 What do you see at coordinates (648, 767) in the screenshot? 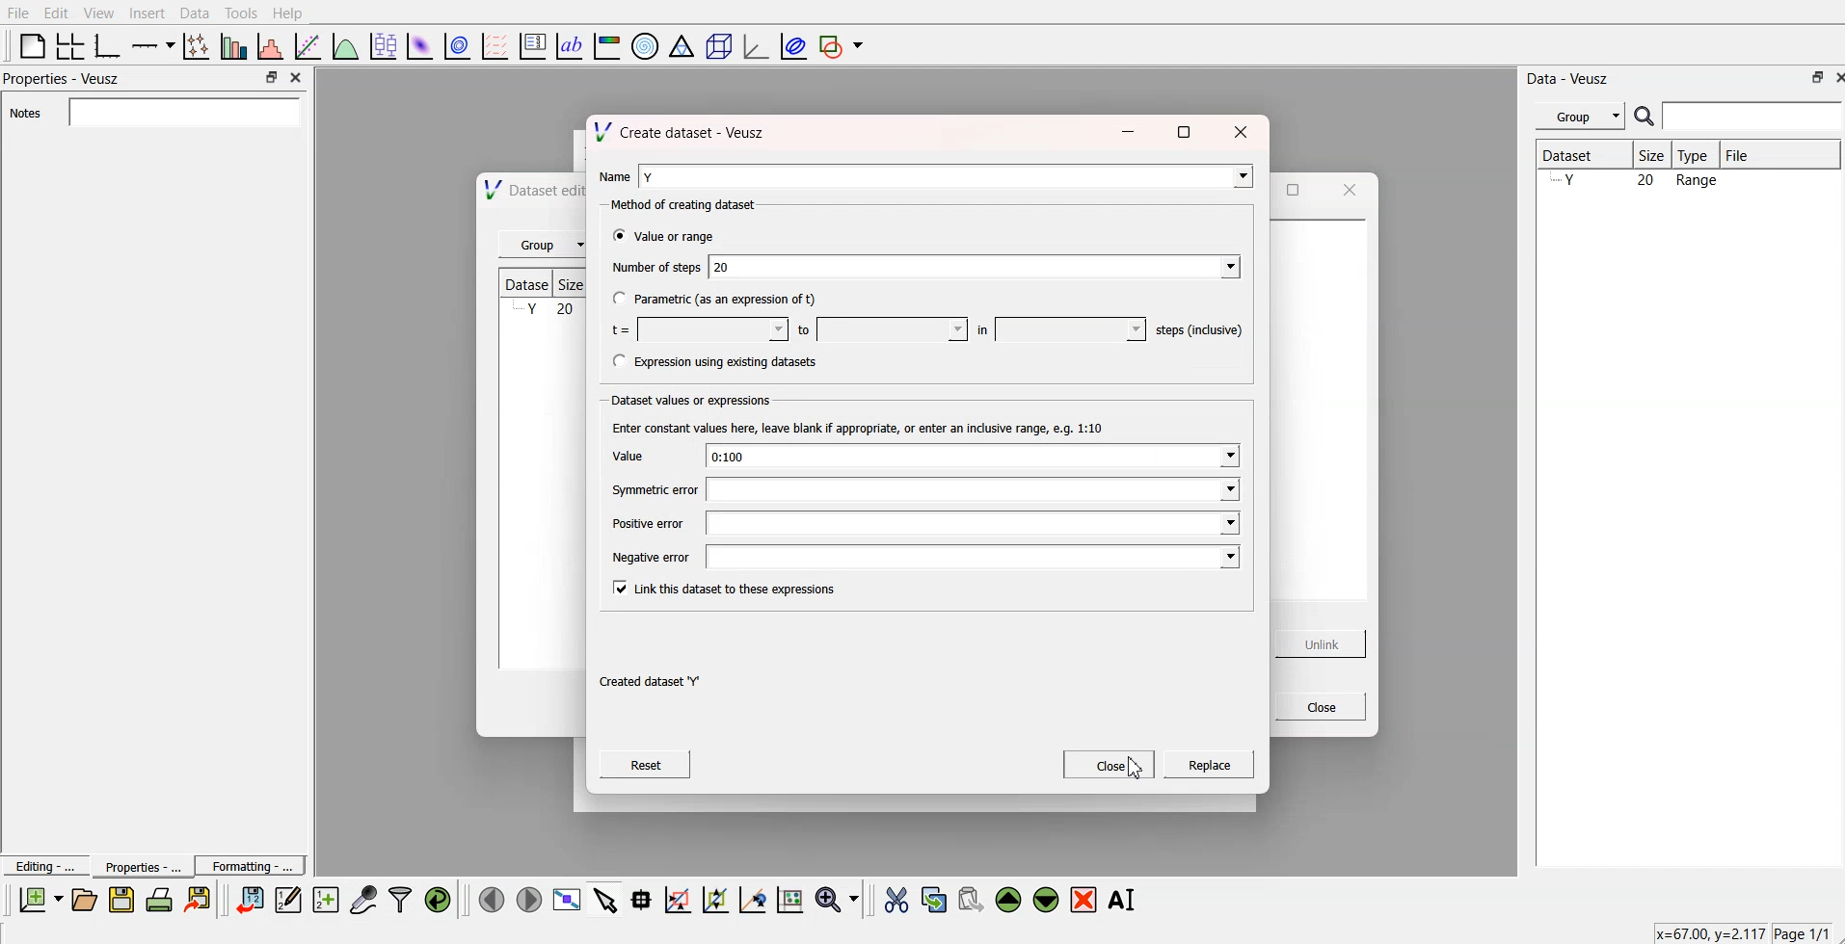
I see `Reset` at bounding box center [648, 767].